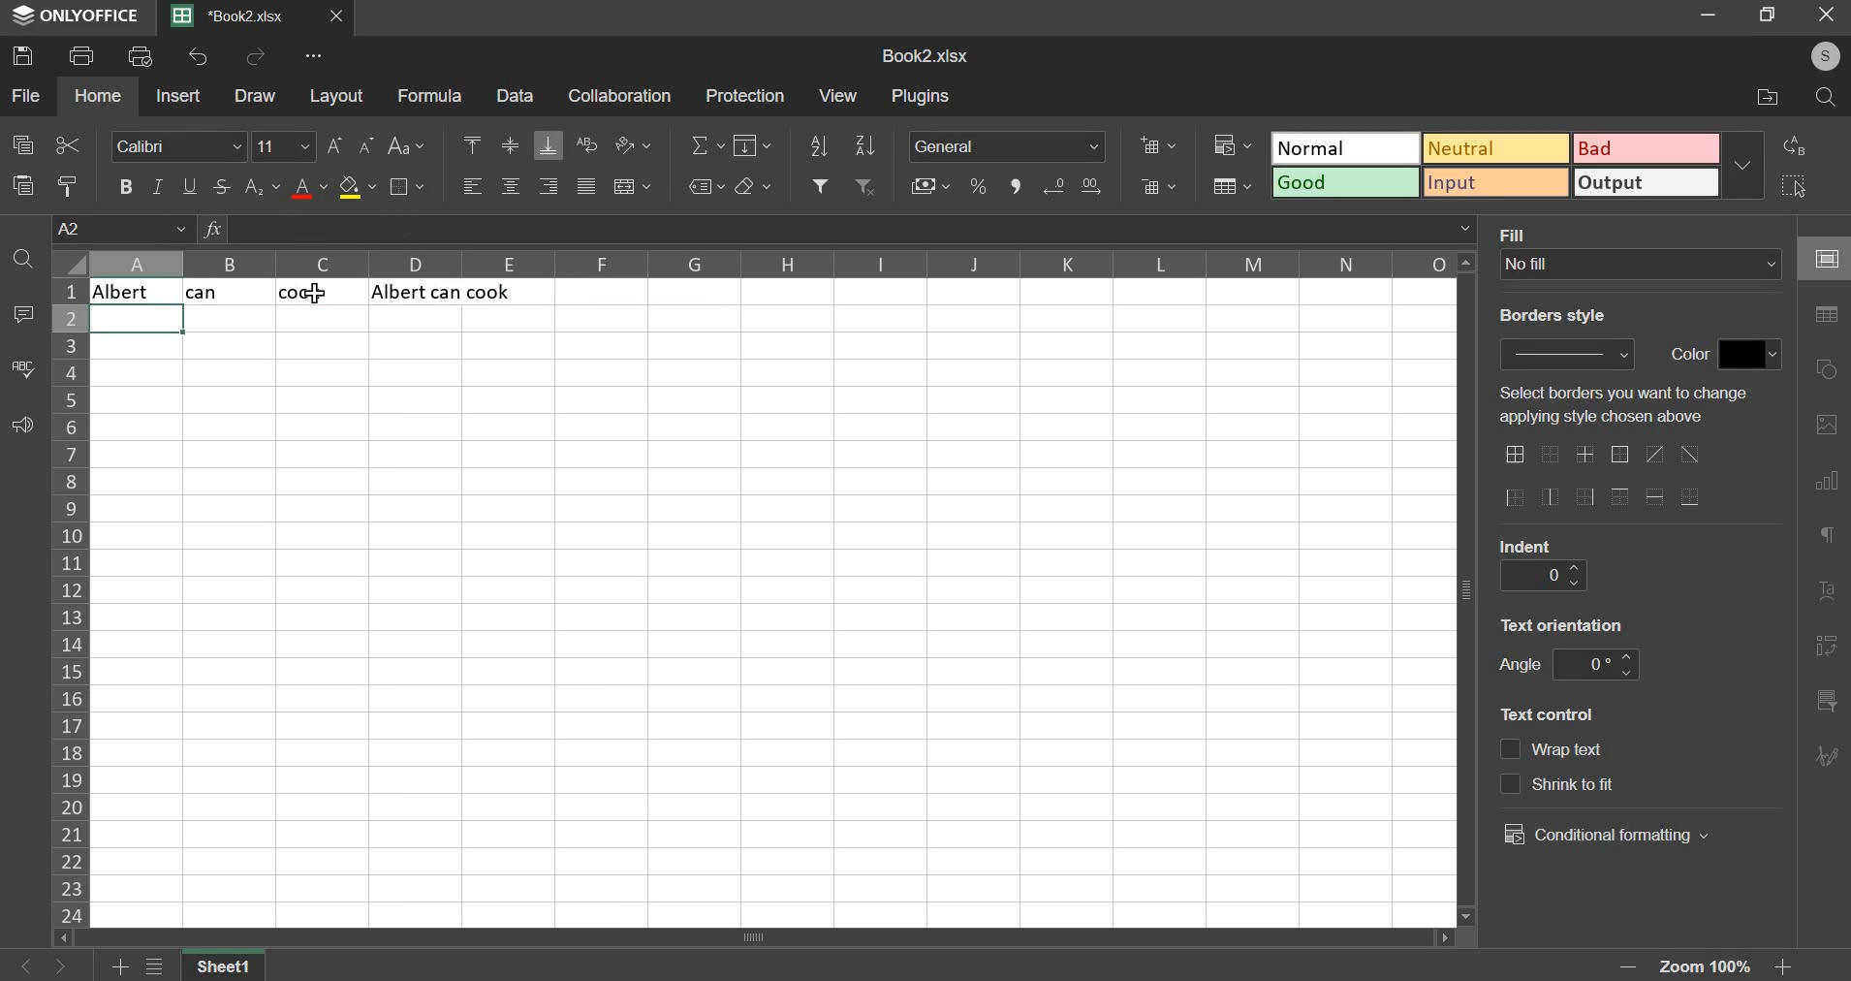  Describe the element at coordinates (262, 185) in the screenshot. I see `subscript & superscript` at that location.